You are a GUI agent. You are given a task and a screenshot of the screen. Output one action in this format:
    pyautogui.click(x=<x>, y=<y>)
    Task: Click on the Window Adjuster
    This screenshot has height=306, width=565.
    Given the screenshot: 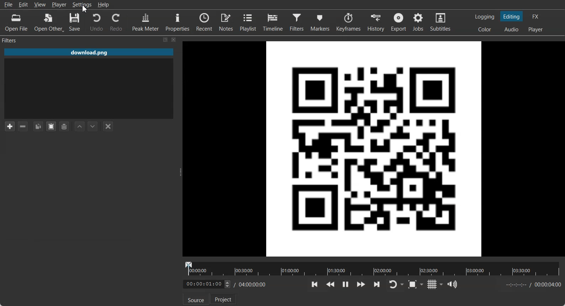 What is the action you would take?
    pyautogui.click(x=180, y=172)
    